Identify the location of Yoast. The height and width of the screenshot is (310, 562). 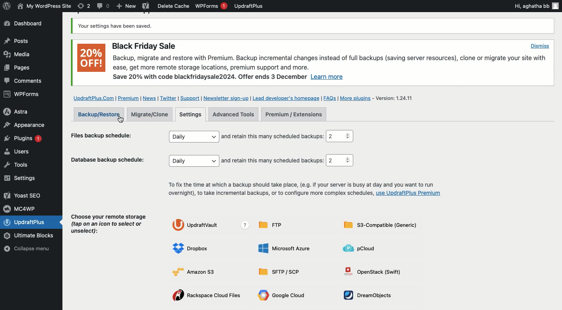
(145, 7).